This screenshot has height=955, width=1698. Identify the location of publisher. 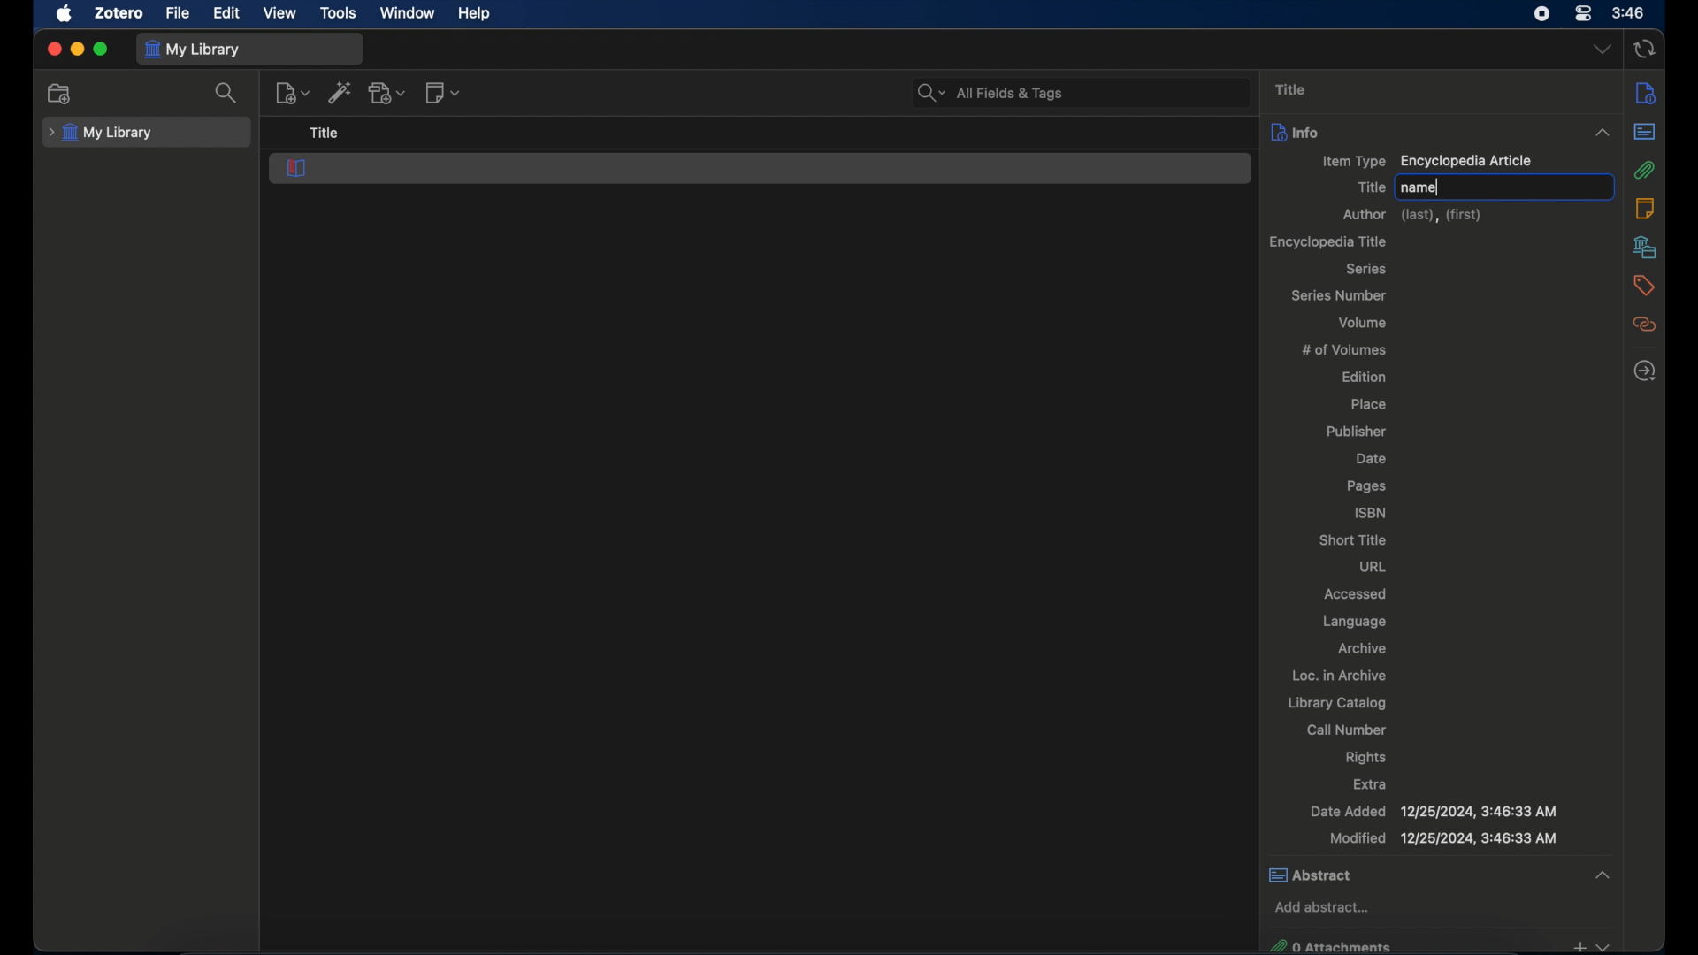
(1358, 432).